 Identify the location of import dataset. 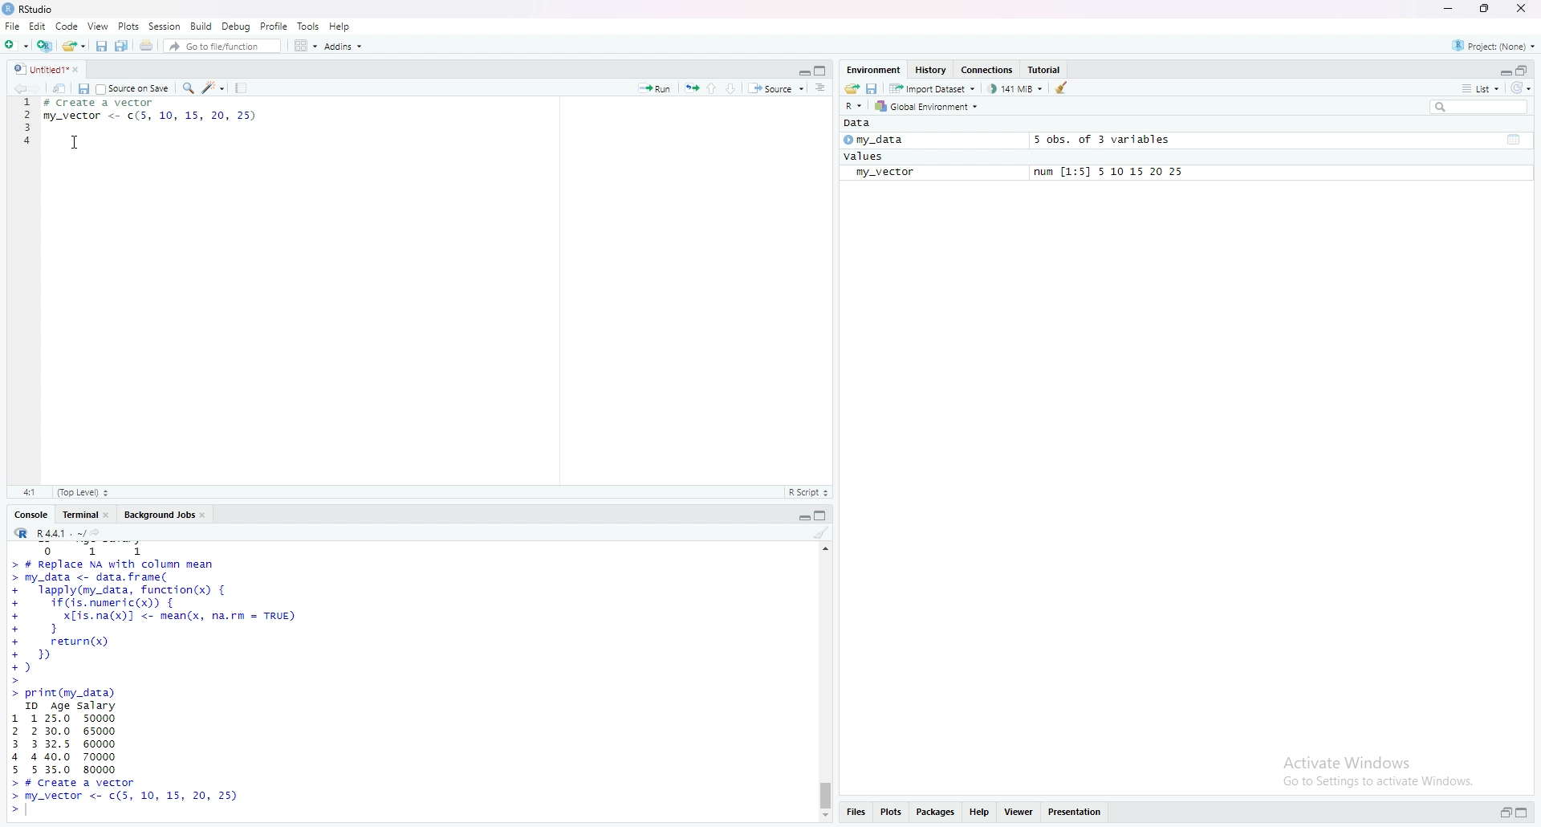
(933, 88).